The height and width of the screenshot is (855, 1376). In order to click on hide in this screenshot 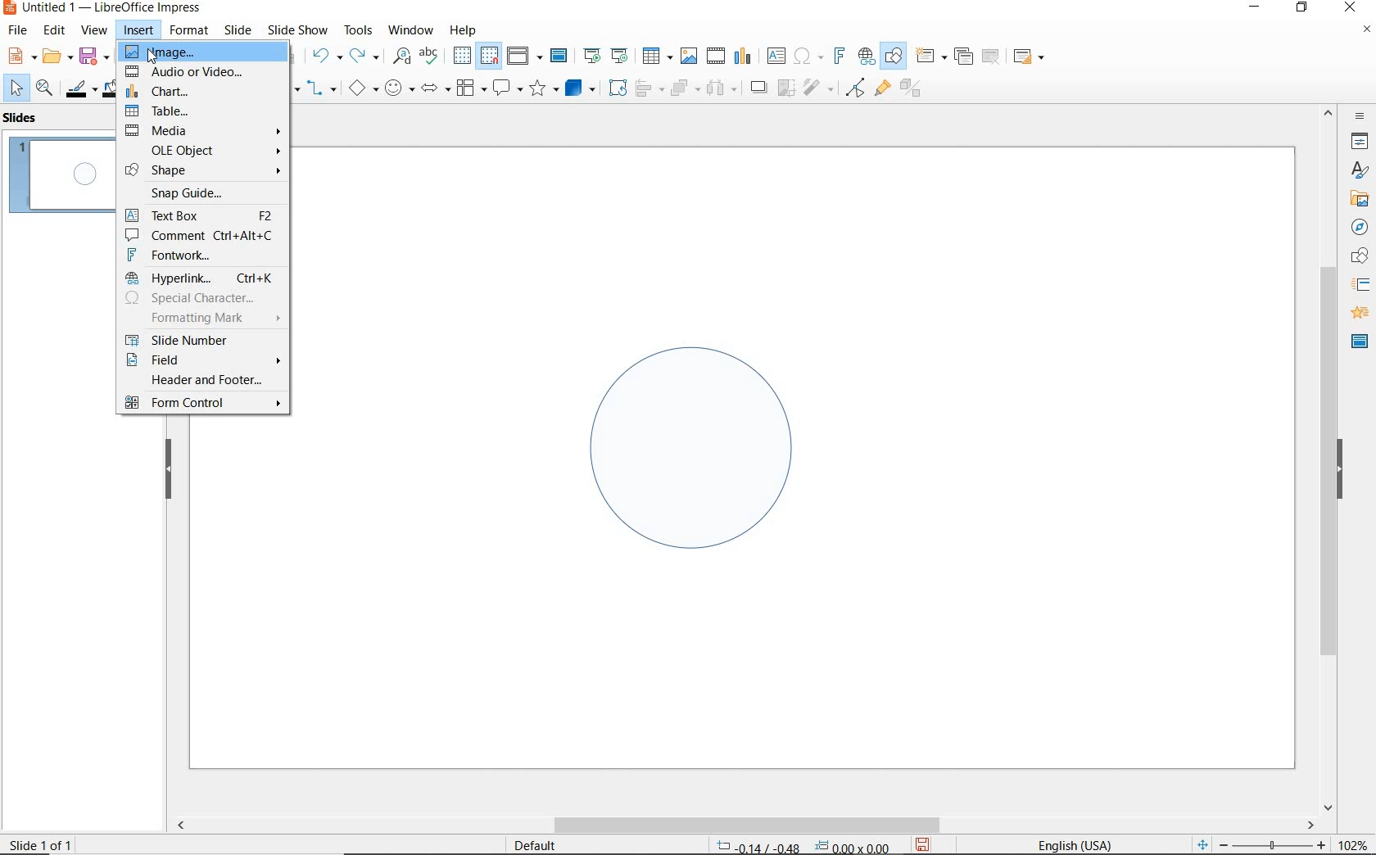, I will do `click(1340, 471)`.